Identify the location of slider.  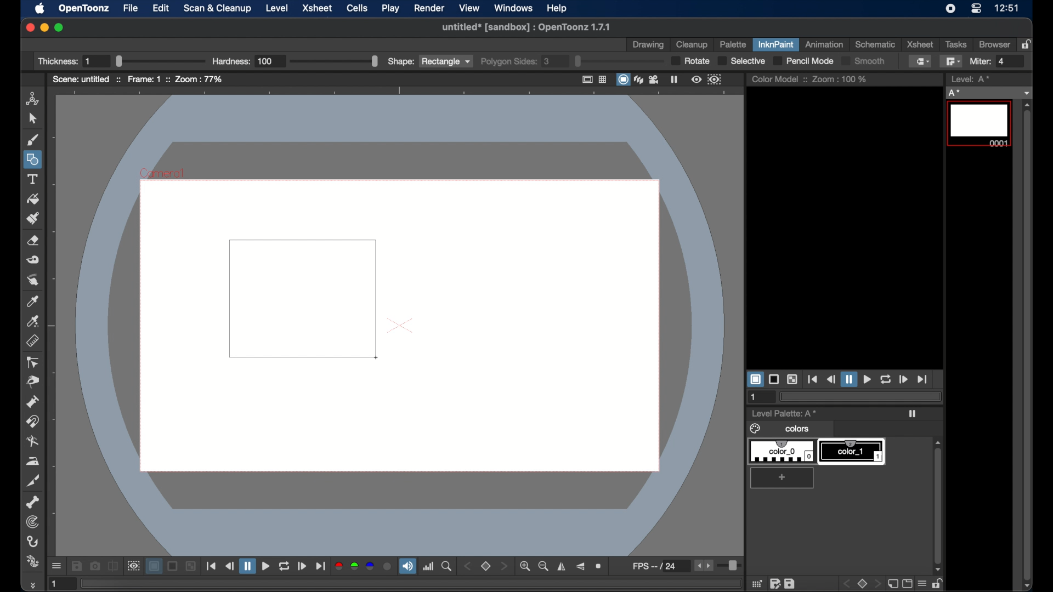
(731, 567).